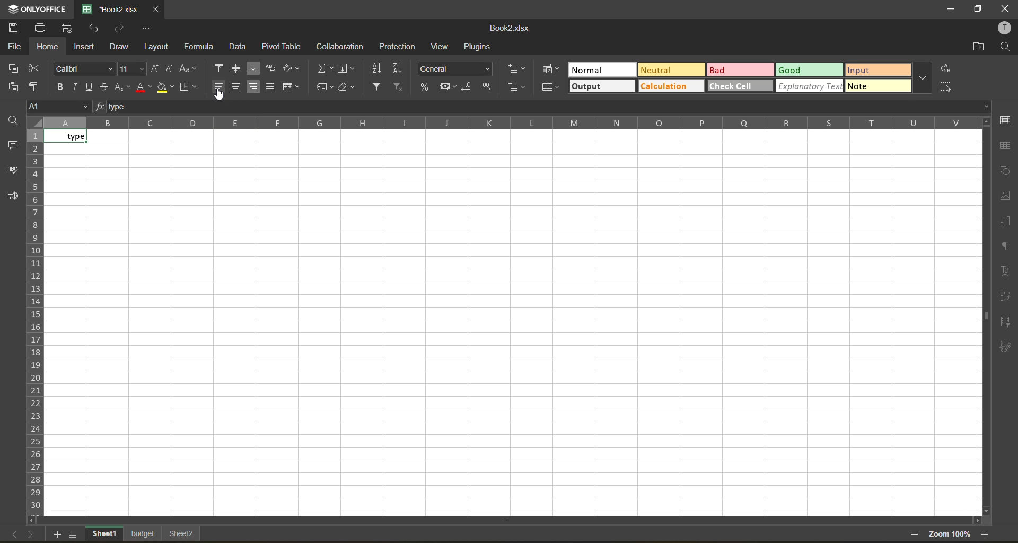 The width and height of the screenshot is (1018, 543). I want to click on data, so click(239, 47).